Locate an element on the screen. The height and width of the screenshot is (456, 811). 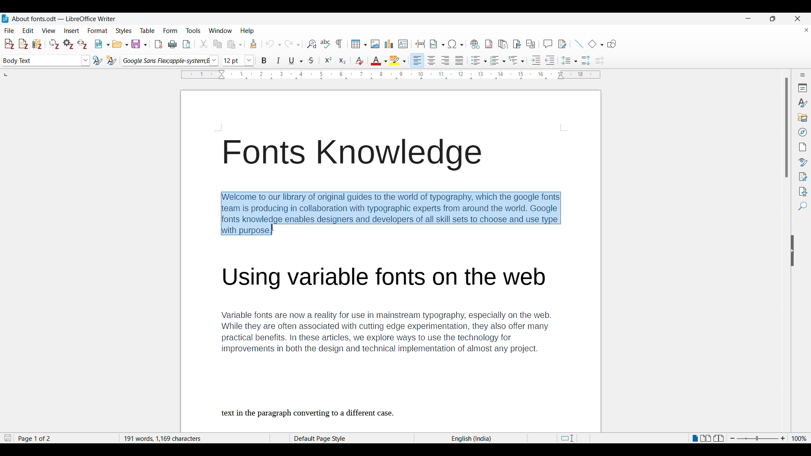
Insert line is located at coordinates (580, 44).